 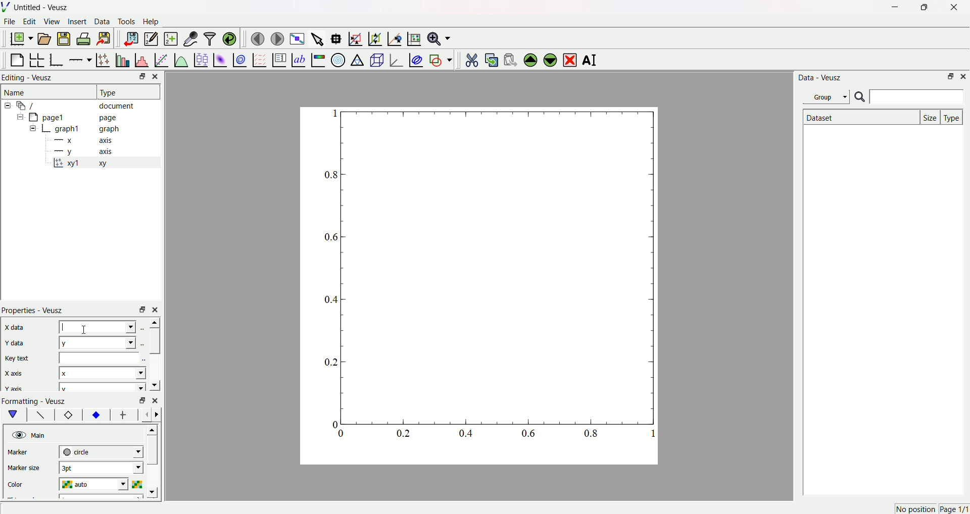 I want to click on x, so click(x=103, y=372).